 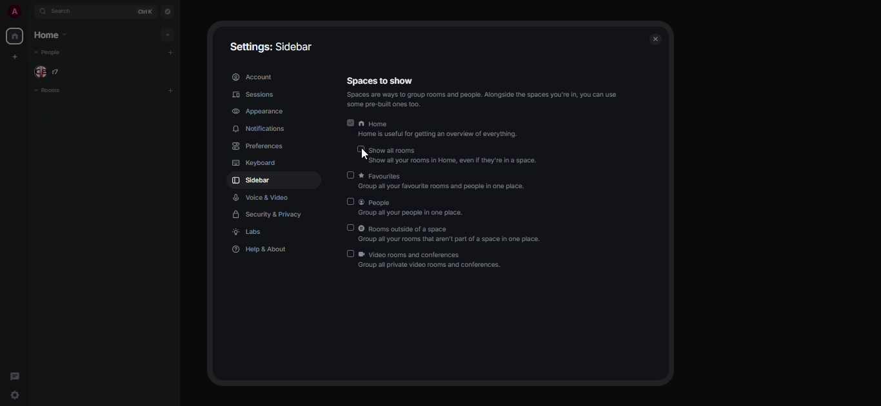 I want to click on appearance, so click(x=260, y=112).